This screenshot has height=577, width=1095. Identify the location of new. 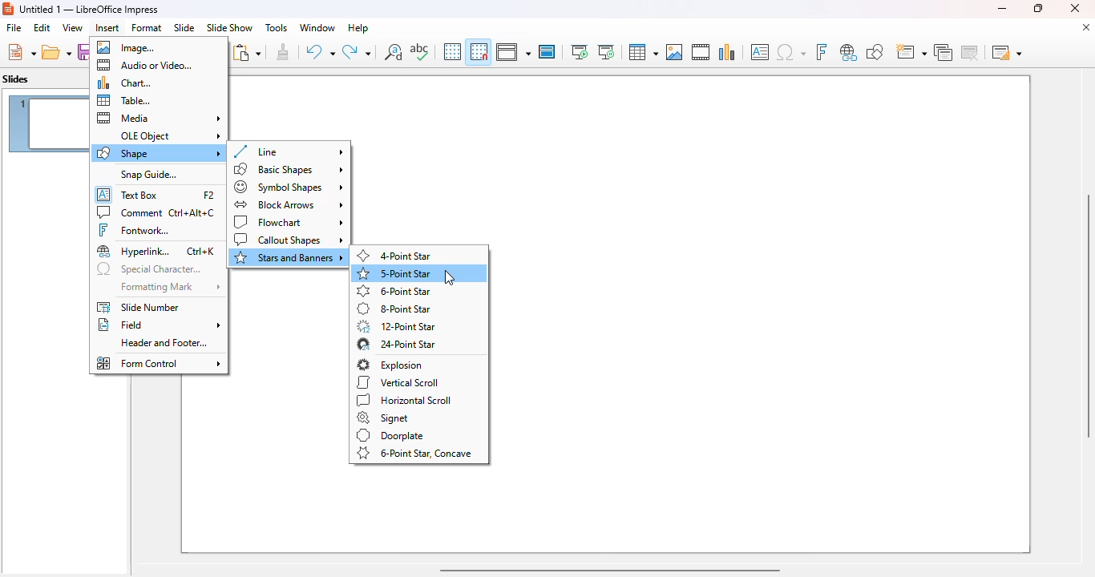
(21, 52).